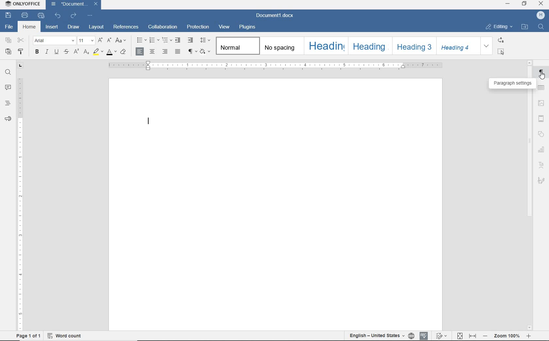 The height and width of the screenshot is (341, 549). I want to click on numbering, so click(154, 41).